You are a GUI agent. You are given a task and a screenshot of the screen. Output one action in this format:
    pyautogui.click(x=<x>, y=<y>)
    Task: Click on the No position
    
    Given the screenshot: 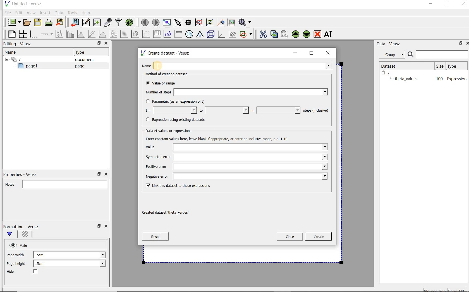 What is the action you would take?
    pyautogui.click(x=435, y=289)
    